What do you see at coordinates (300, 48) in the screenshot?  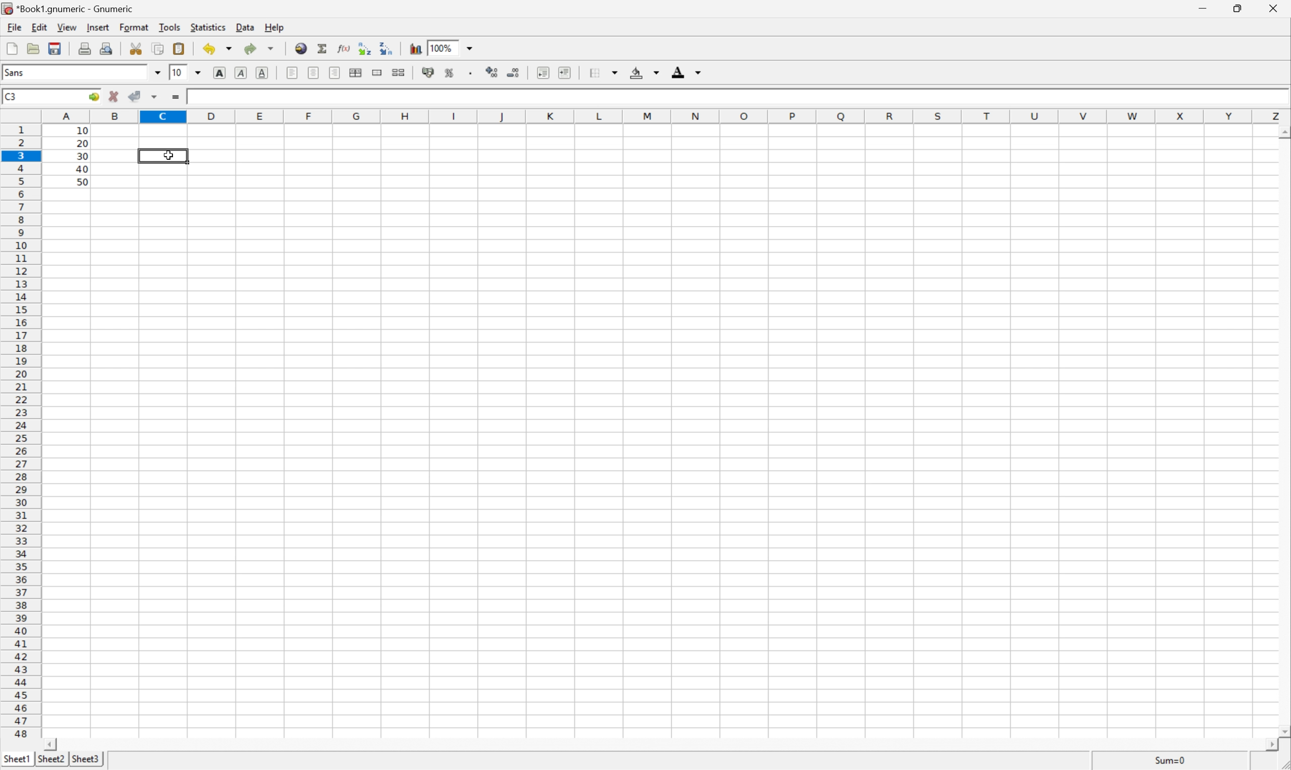 I see `Insert a hyperlink` at bounding box center [300, 48].